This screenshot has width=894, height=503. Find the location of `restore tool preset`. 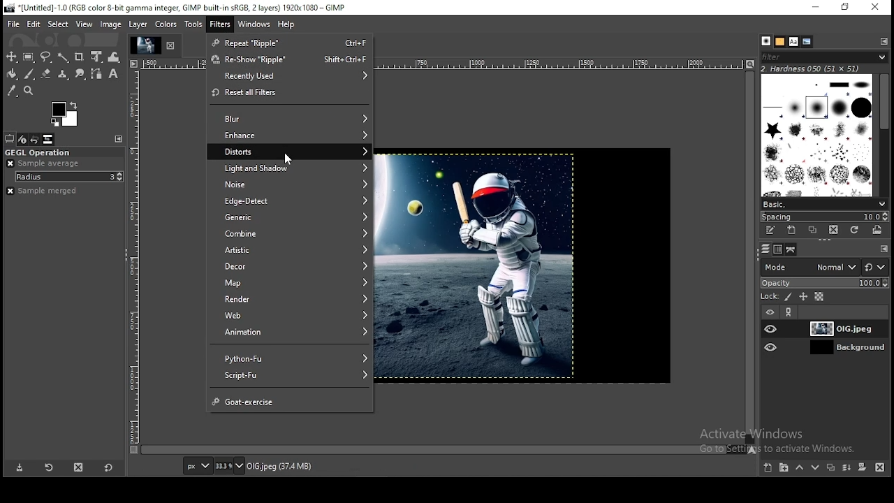

restore tool preset is located at coordinates (52, 469).